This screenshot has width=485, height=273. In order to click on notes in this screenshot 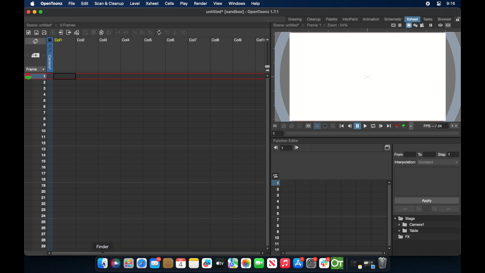, I will do `click(355, 265)`.